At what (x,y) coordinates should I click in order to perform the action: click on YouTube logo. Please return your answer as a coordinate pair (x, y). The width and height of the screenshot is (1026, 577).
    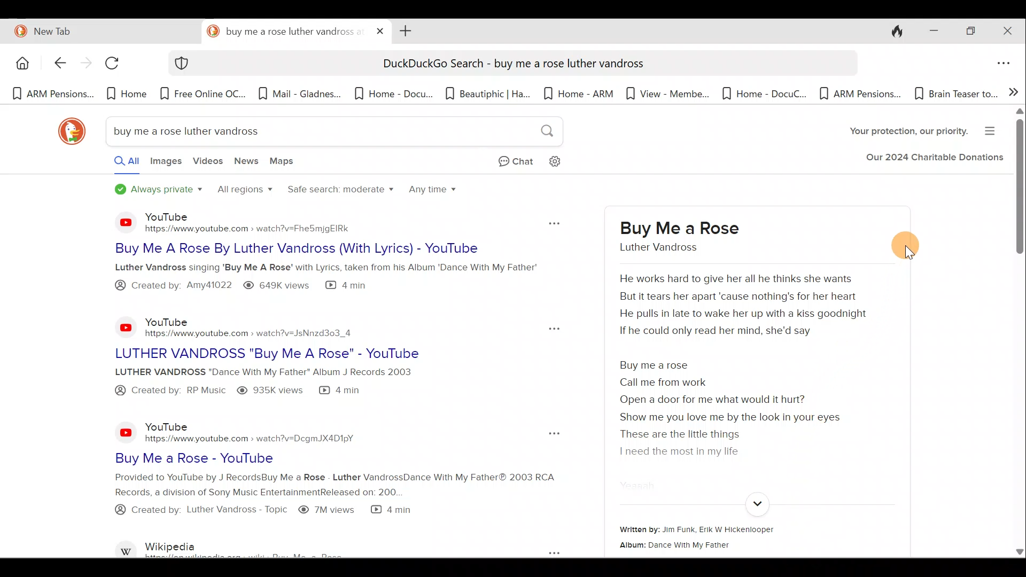
    Looking at the image, I should click on (120, 327).